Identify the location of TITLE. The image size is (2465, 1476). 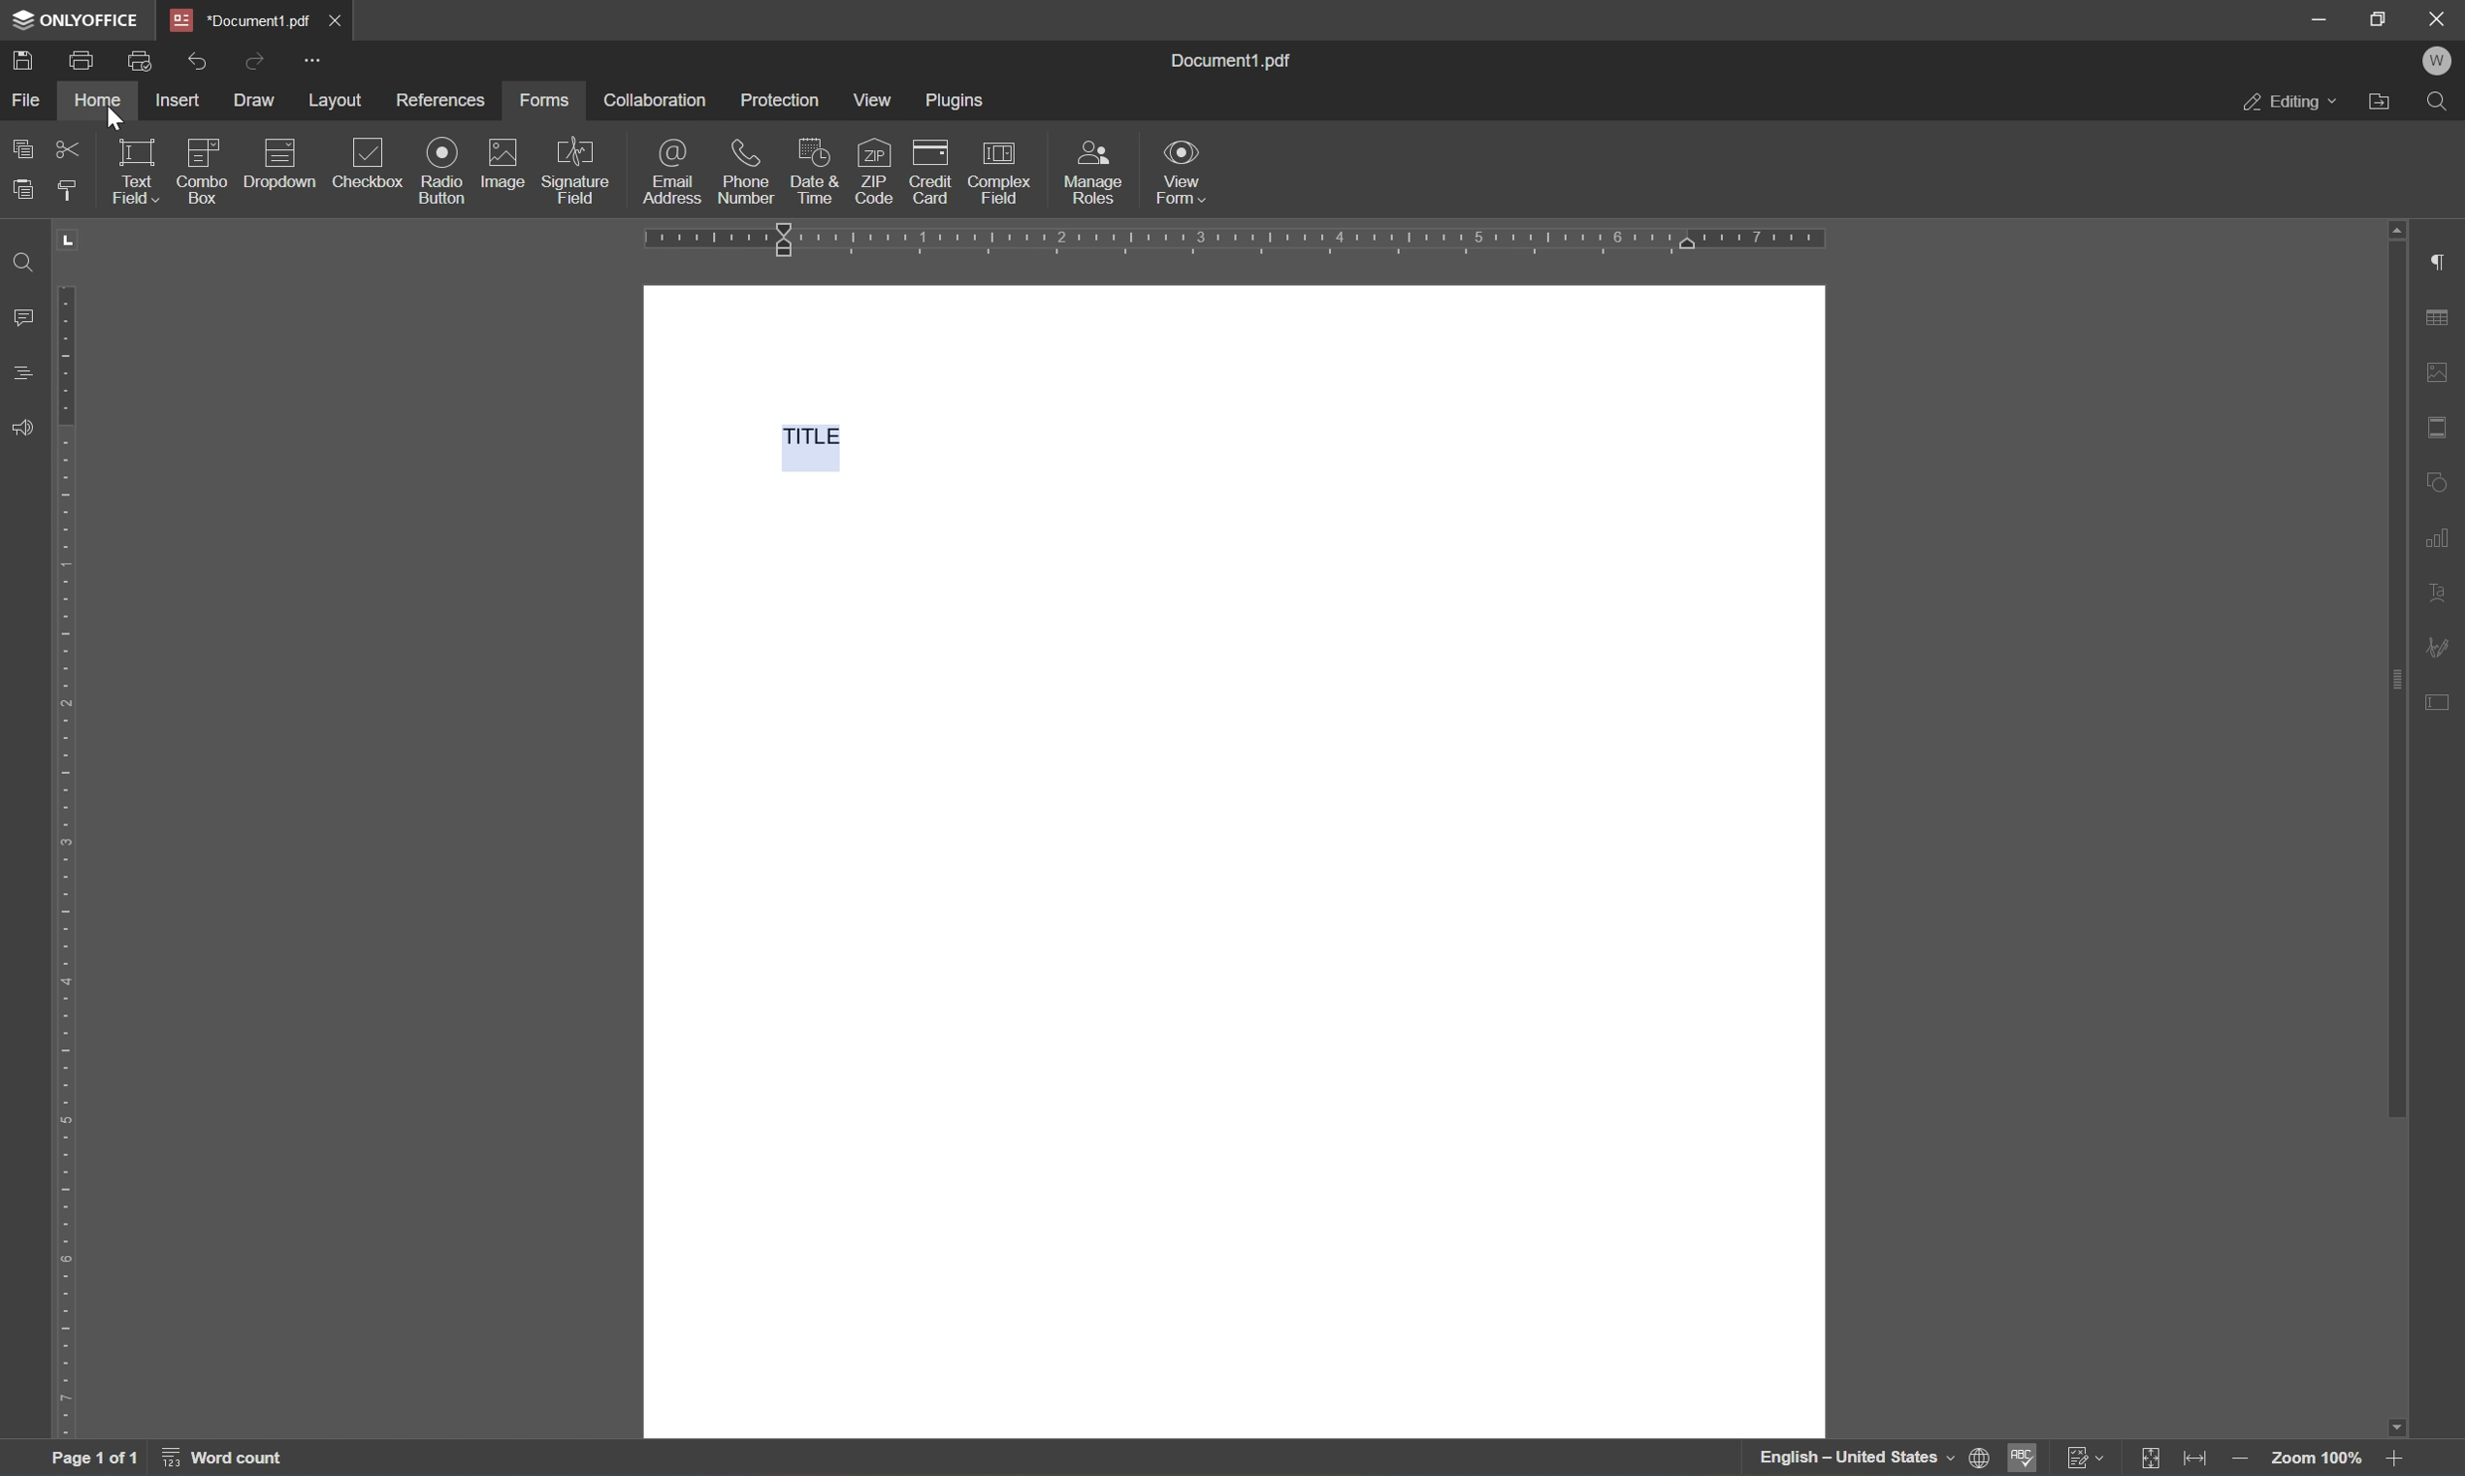
(805, 441).